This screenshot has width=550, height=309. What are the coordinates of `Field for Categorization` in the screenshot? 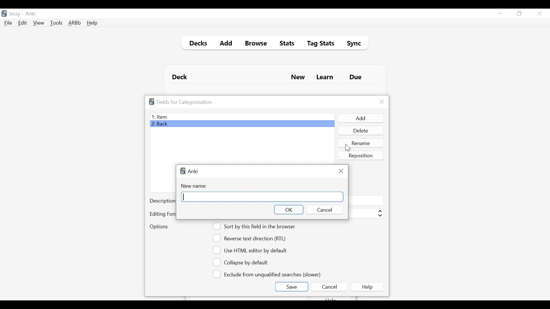 It's located at (184, 102).